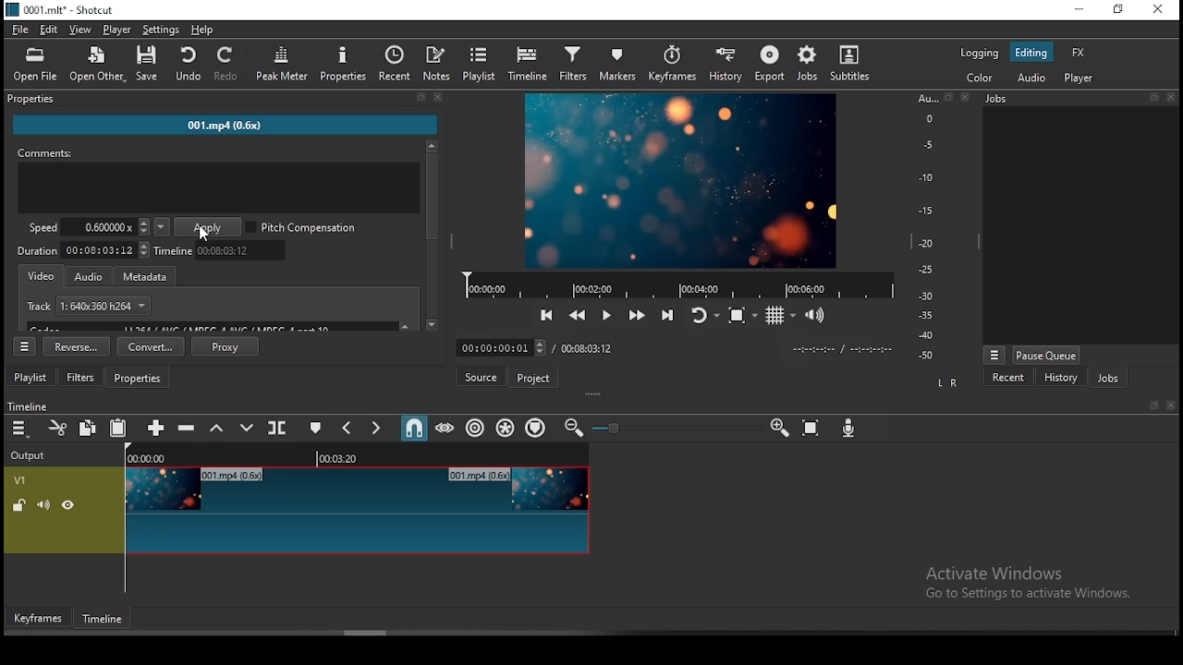  I want to click on filters, so click(80, 376).